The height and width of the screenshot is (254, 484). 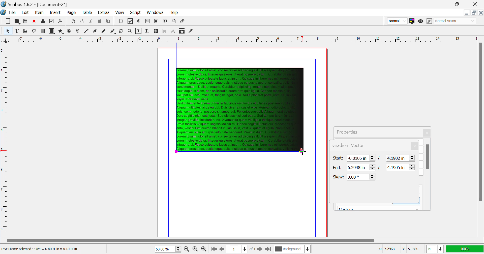 What do you see at coordinates (40, 13) in the screenshot?
I see `Item` at bounding box center [40, 13].